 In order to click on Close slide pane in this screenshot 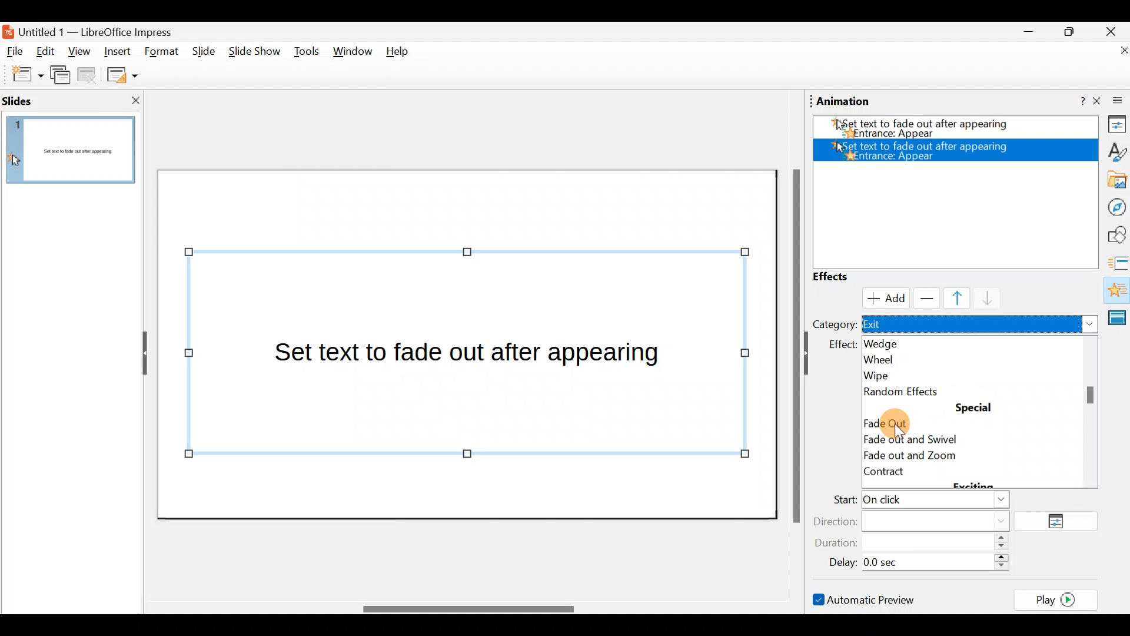, I will do `click(132, 100)`.